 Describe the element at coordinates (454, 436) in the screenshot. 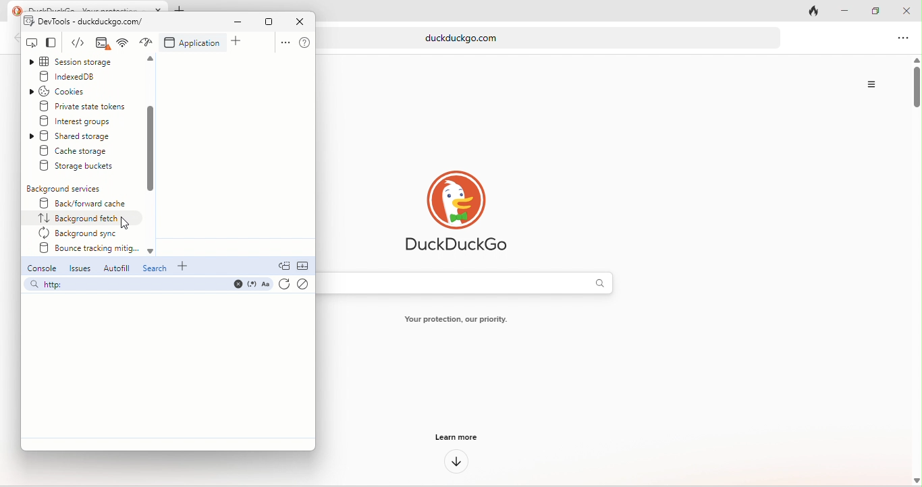

I see `learn more` at that location.